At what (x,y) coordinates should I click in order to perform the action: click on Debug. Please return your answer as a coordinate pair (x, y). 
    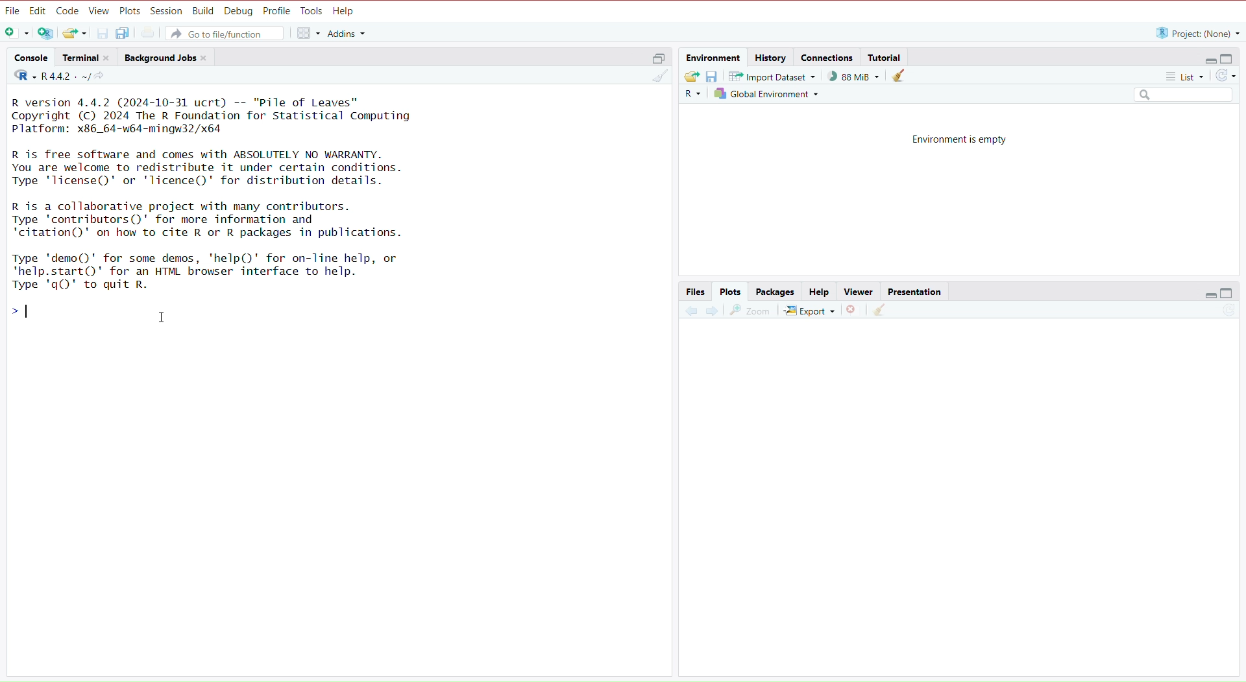
    Looking at the image, I should click on (239, 10).